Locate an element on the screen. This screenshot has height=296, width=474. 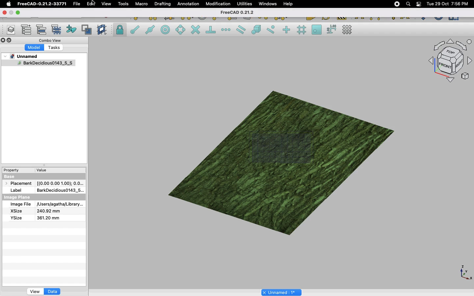
minimise is located at coordinates (11, 12).